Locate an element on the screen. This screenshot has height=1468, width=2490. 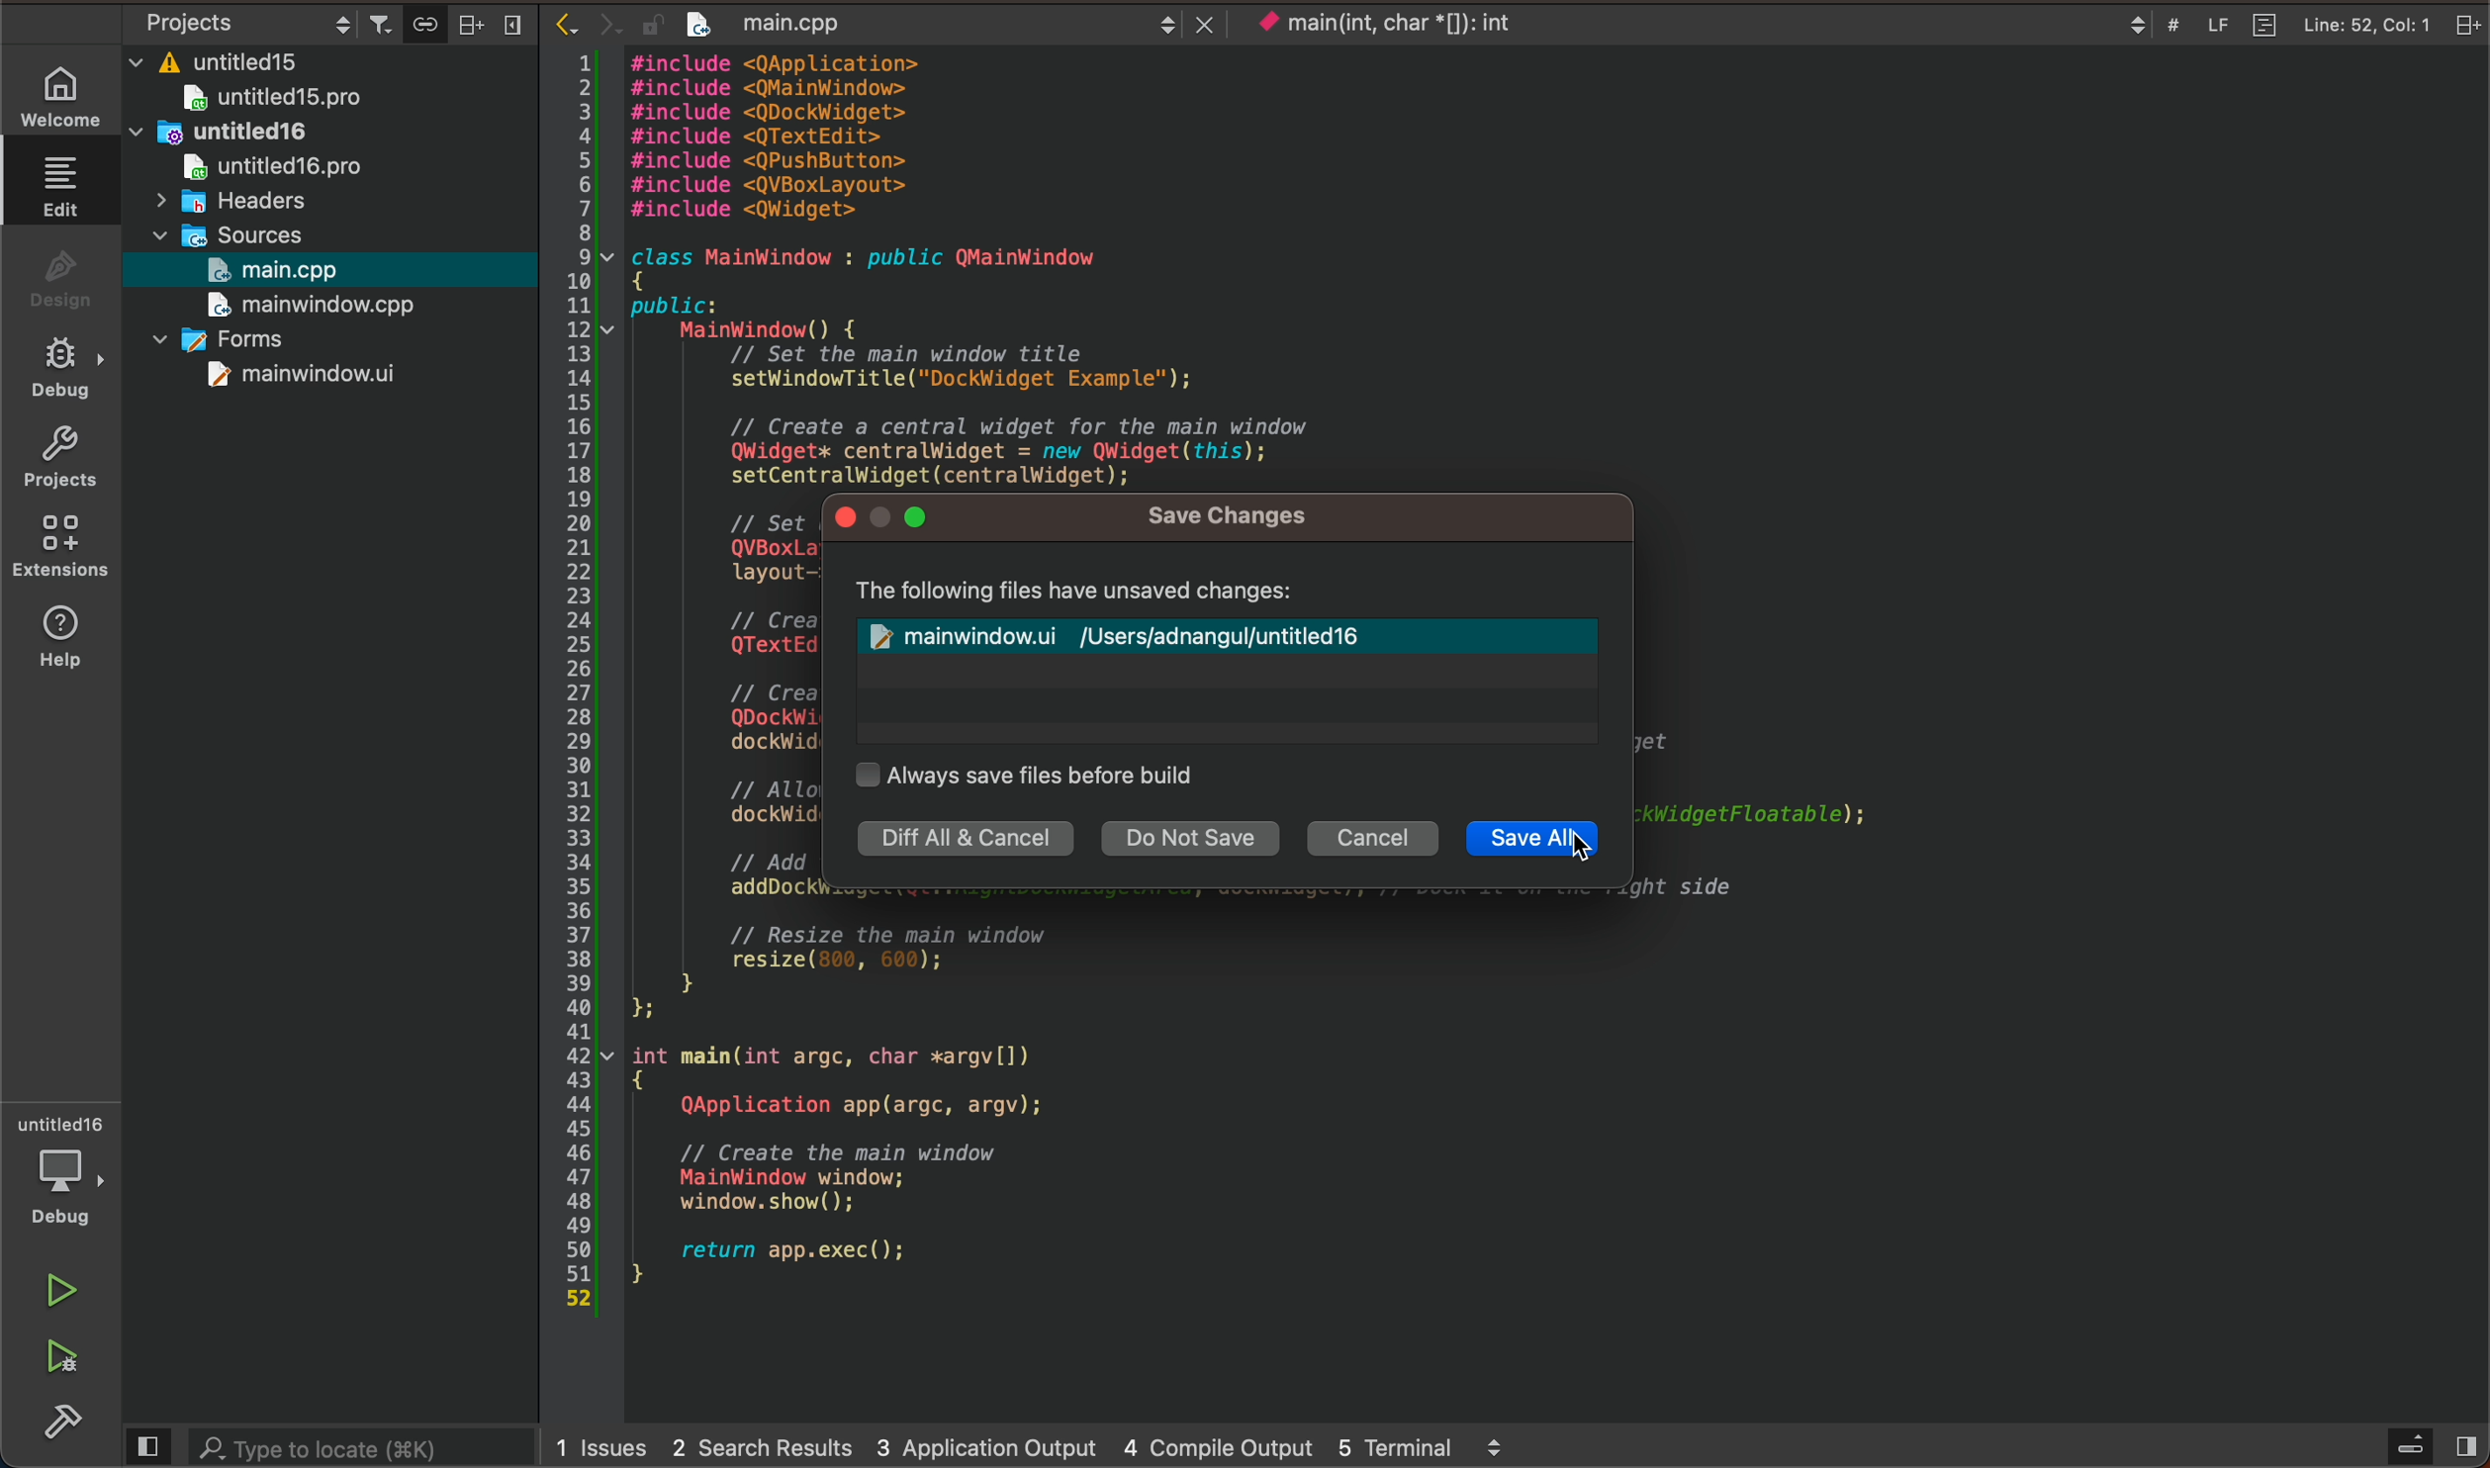
logs is located at coordinates (1042, 1448).